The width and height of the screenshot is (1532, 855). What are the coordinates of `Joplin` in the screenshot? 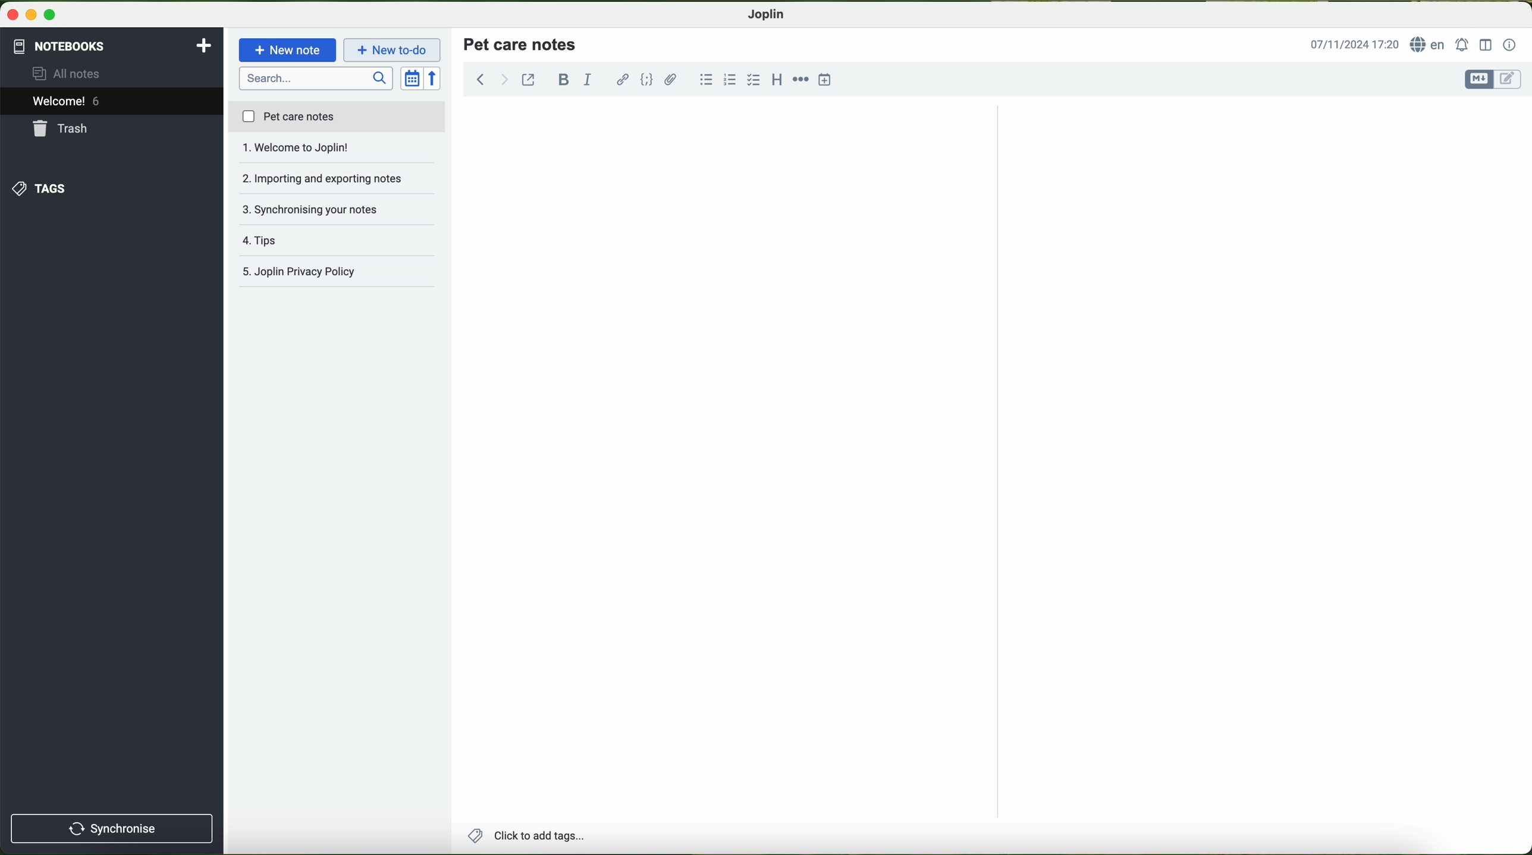 It's located at (767, 13).